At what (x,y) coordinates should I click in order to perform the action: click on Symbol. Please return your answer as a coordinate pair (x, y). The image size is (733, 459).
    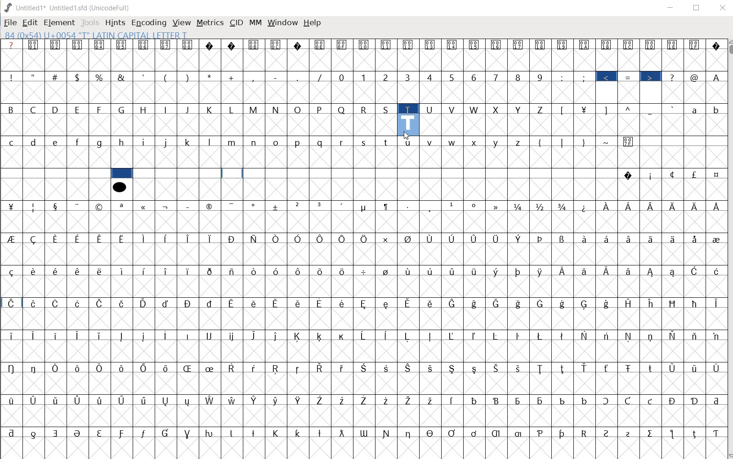
    Looking at the image, I should click on (715, 368).